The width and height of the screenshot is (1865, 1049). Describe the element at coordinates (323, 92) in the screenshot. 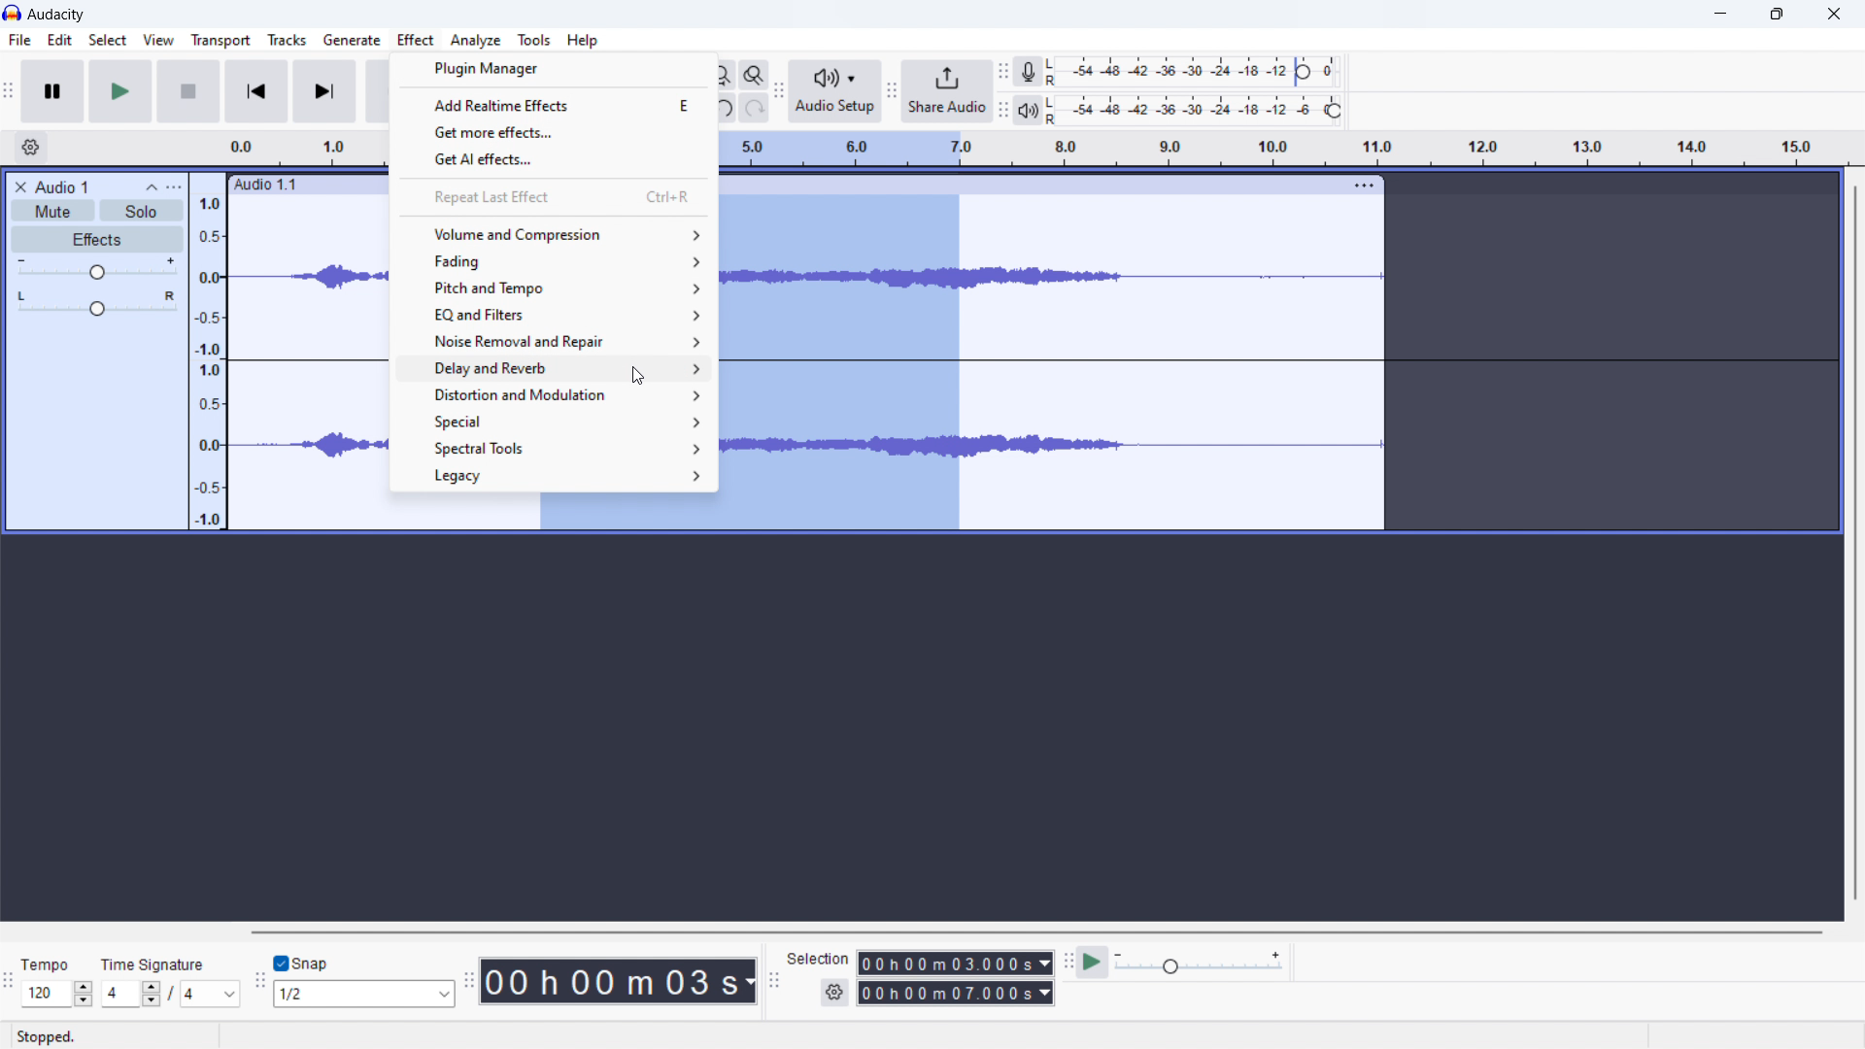

I see `skip to end` at that location.